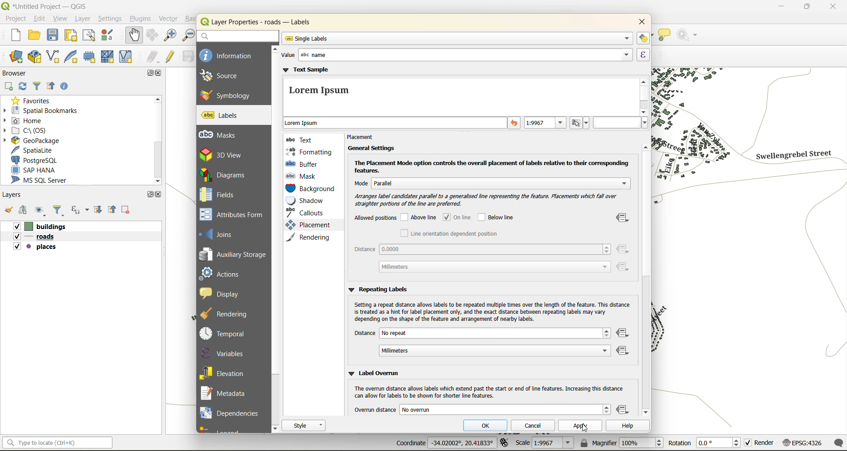 This screenshot has width=847, height=451. I want to click on metadata, so click(227, 394).